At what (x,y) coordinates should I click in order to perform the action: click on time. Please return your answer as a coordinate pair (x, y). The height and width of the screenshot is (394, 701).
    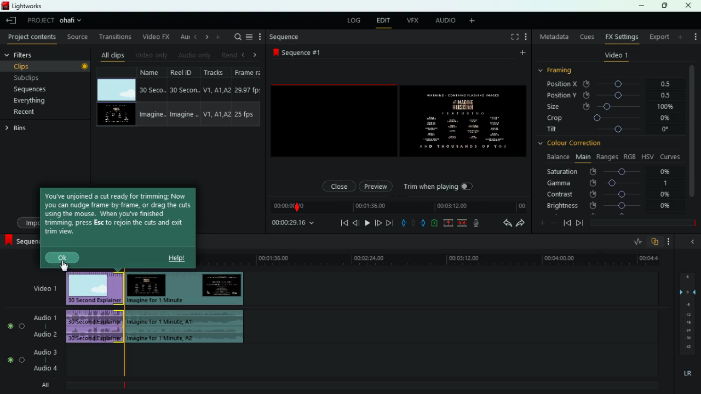
    Looking at the image, I should click on (430, 258).